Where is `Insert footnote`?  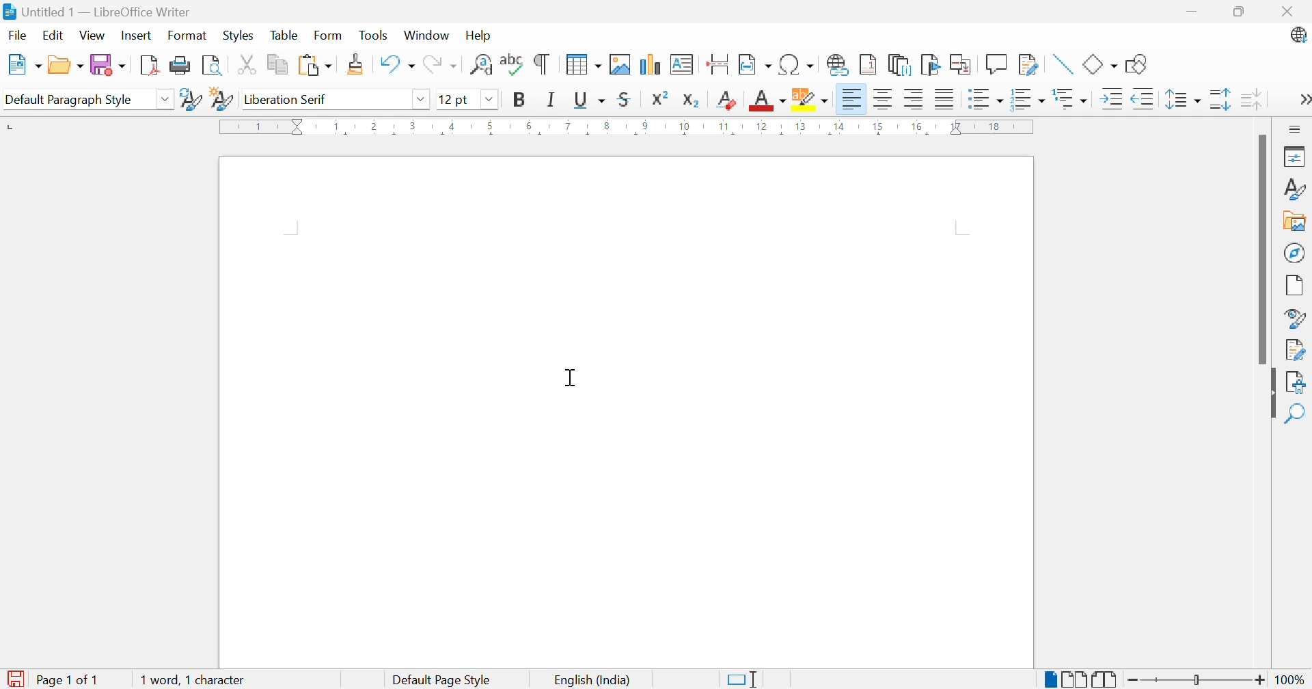
Insert footnote is located at coordinates (869, 64).